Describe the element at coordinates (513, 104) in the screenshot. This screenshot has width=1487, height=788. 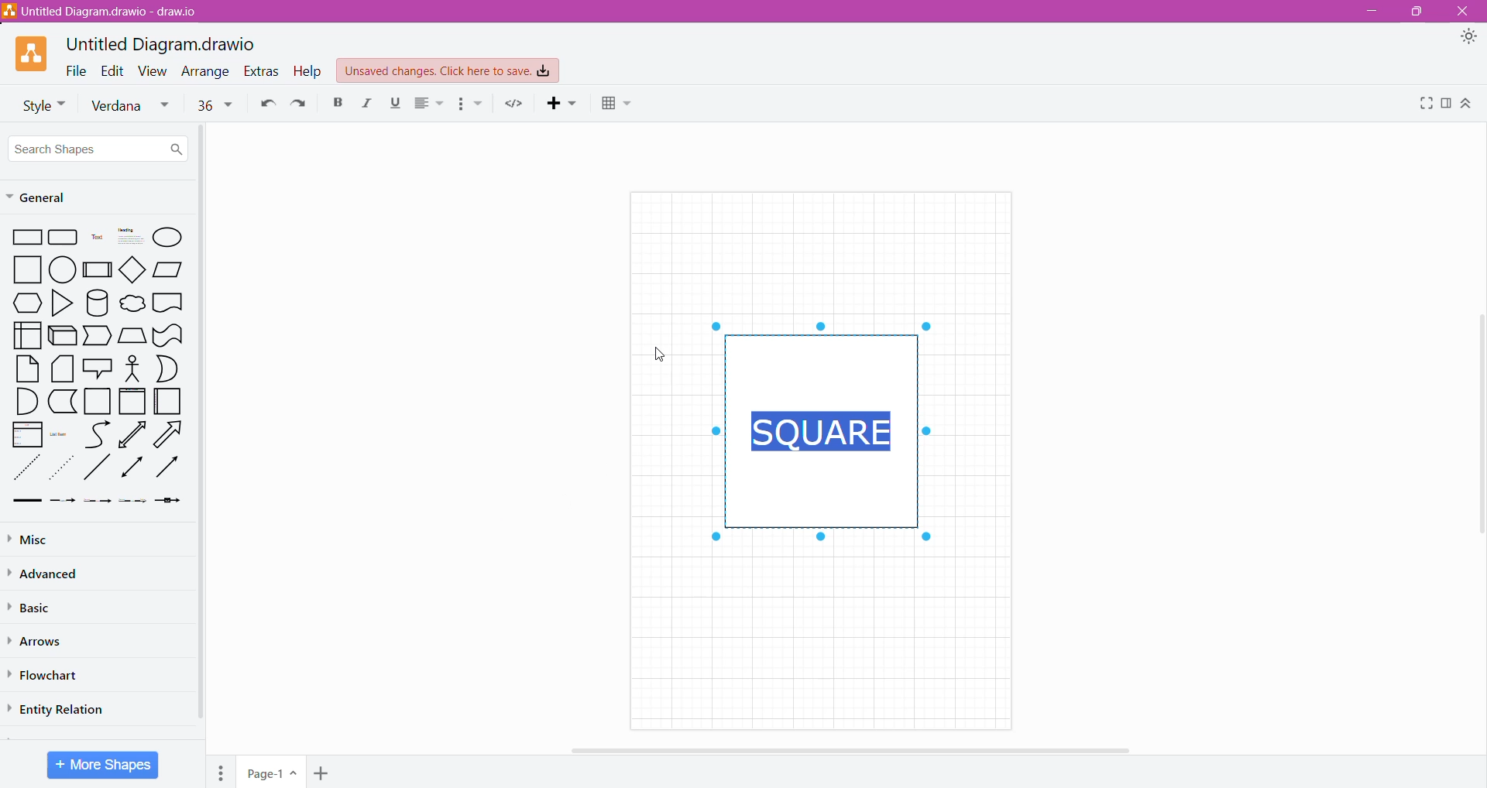
I see `Embed` at that location.